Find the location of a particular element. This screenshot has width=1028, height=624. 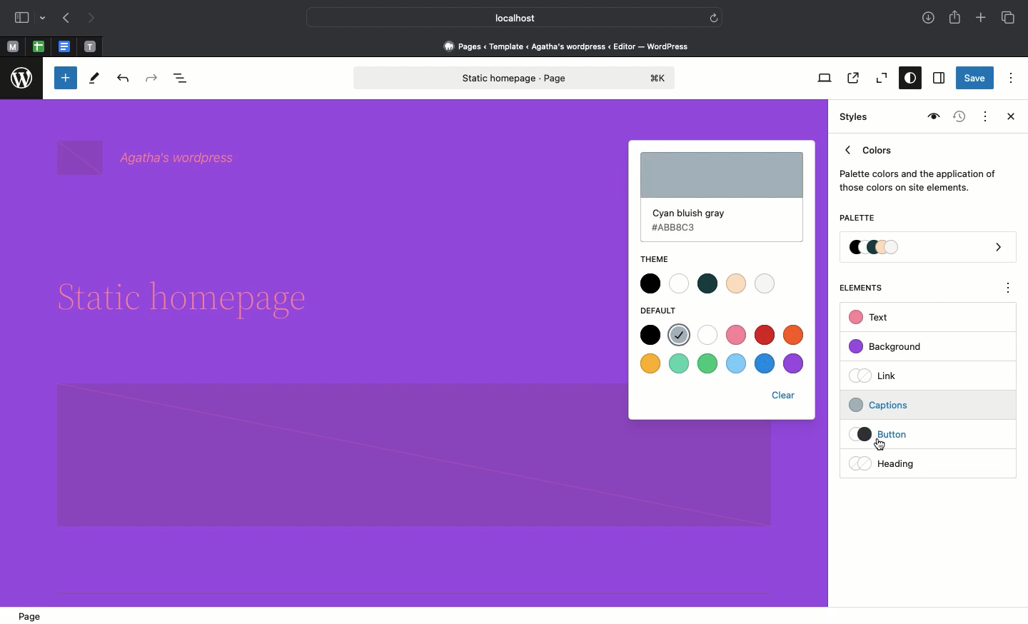

Theme is located at coordinates (652, 259).